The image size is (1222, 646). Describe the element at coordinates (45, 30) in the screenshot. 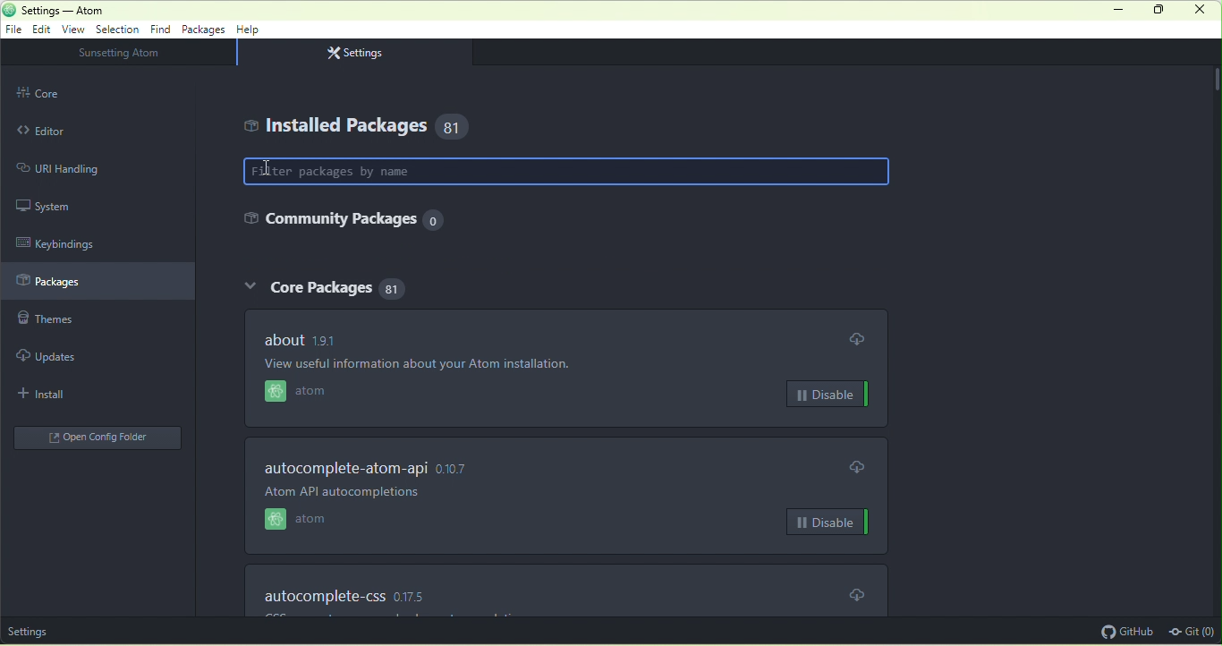

I see `edit` at that location.